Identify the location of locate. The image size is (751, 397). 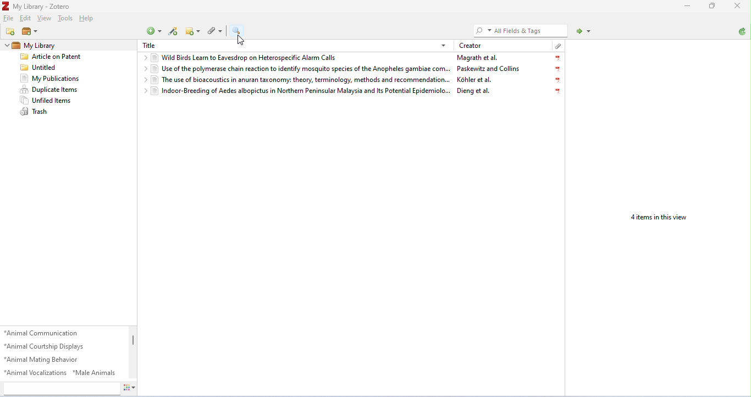
(584, 32).